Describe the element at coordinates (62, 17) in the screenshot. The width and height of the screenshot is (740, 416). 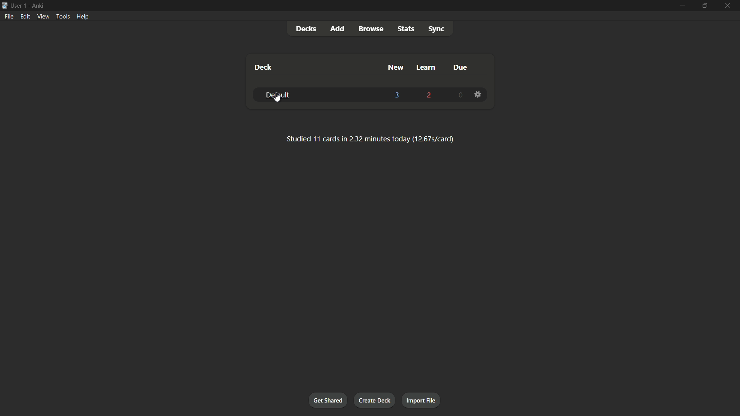
I see `tools menu` at that location.